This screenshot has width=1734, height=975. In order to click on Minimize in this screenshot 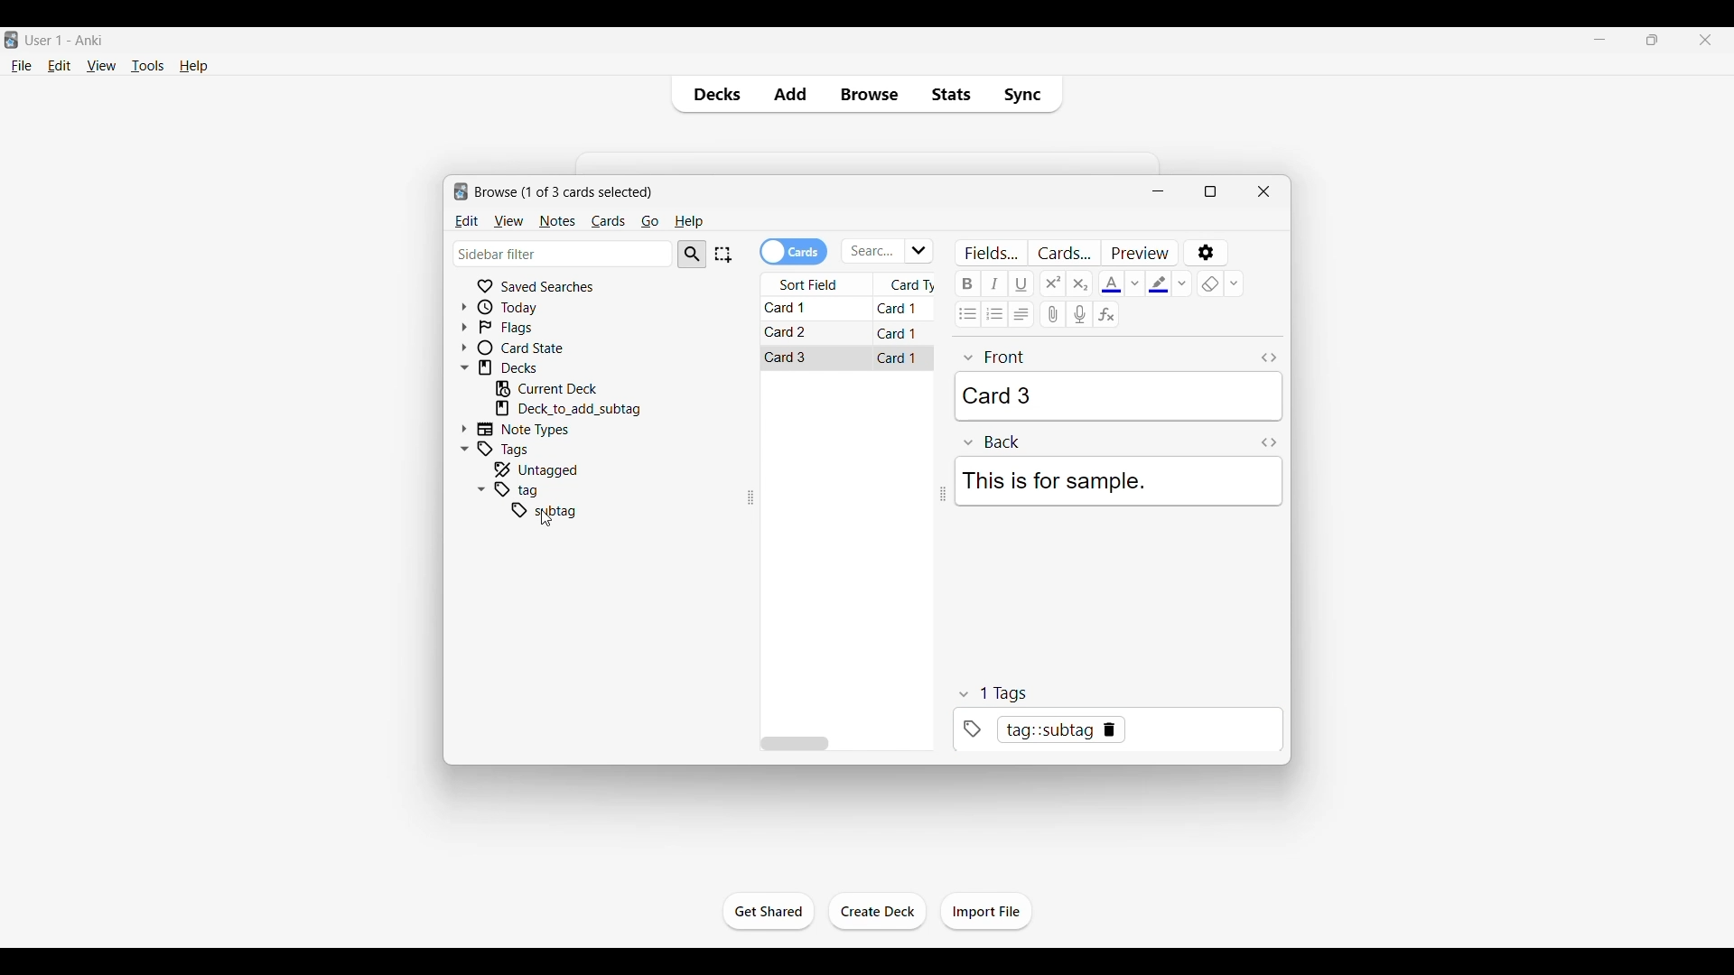, I will do `click(1158, 191)`.